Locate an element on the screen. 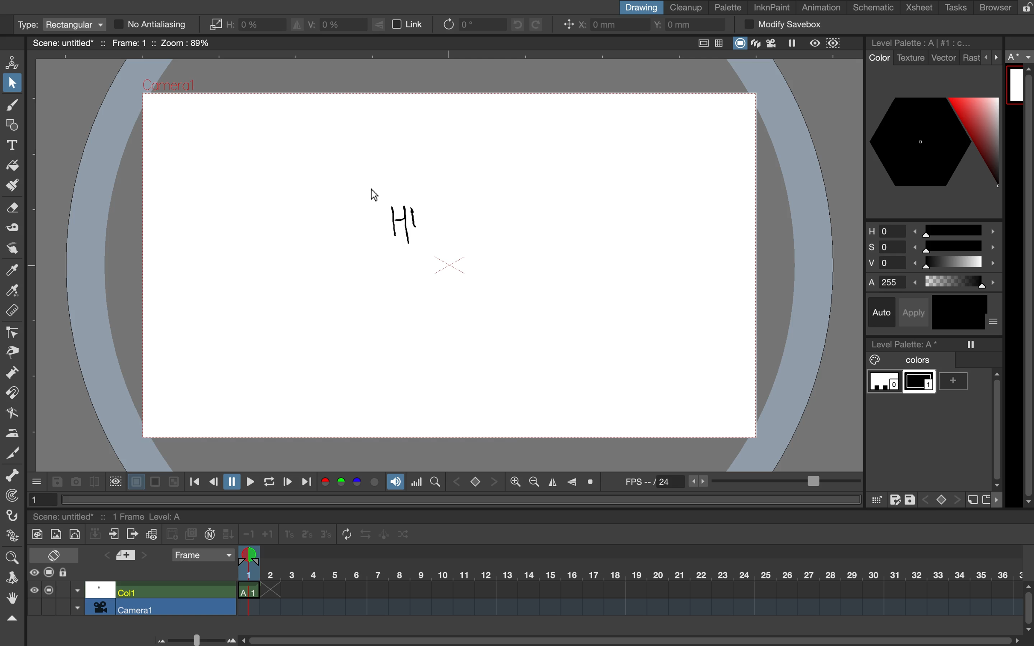 This screenshot has height=646, width=1034. play is located at coordinates (248, 482).